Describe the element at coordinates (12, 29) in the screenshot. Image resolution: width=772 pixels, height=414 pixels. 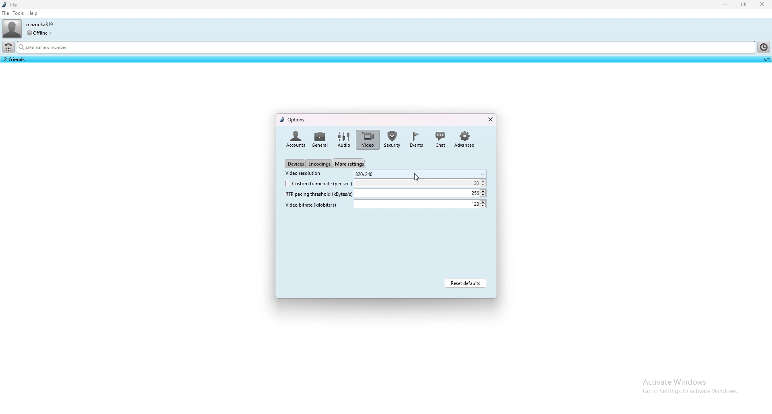
I see `user photo` at that location.